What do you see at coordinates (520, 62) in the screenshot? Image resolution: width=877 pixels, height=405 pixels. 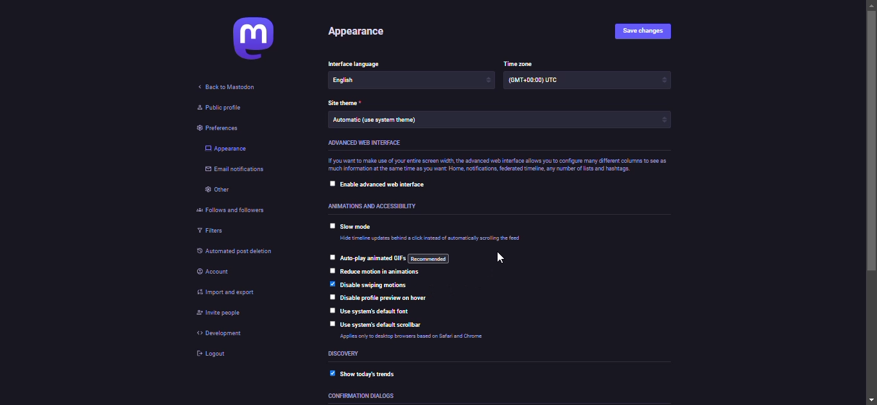 I see `time zone` at bounding box center [520, 62].